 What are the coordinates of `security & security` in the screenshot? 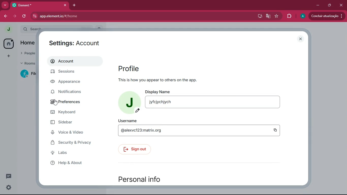 It's located at (76, 142).